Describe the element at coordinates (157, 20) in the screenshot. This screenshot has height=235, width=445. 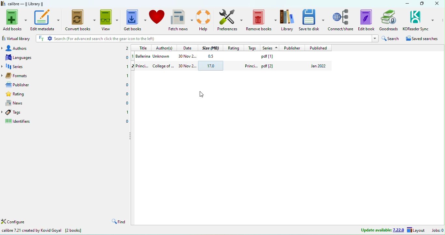
I see `donate` at that location.